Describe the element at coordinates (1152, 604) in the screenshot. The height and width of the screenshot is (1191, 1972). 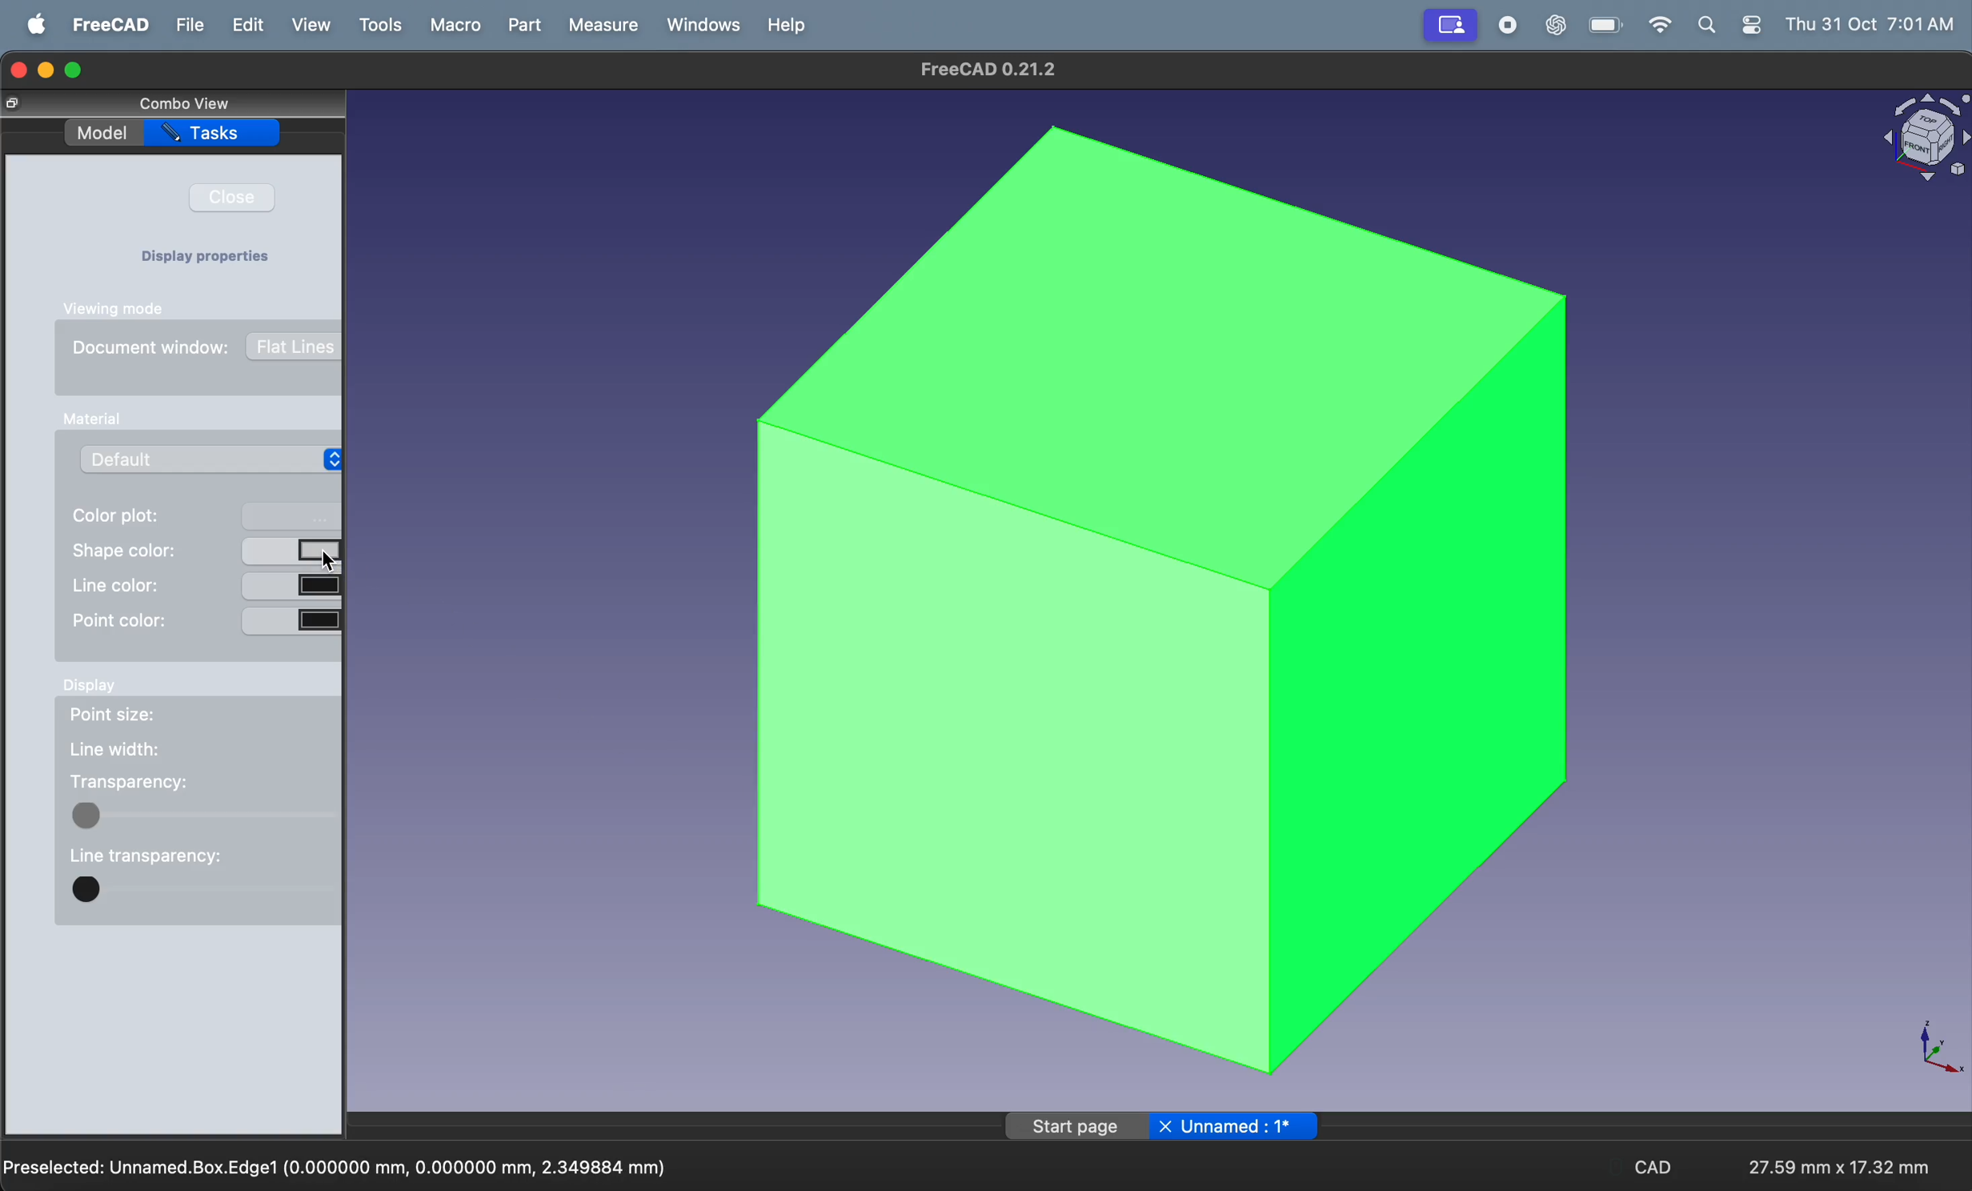
I see `box` at that location.